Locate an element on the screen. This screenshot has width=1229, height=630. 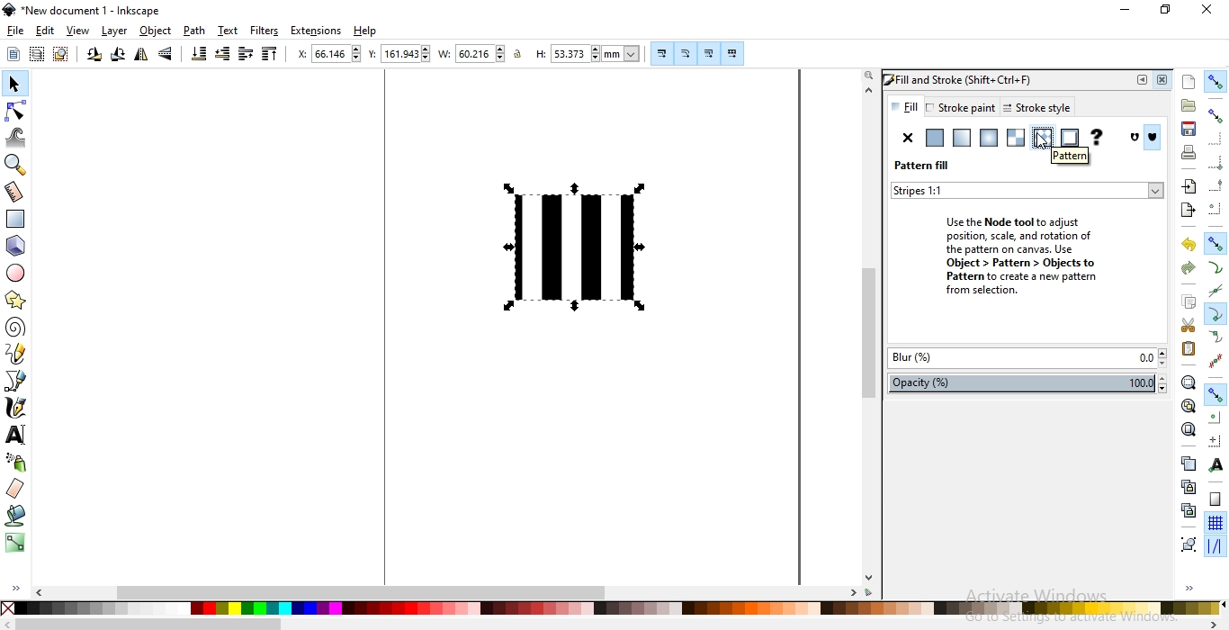
creates circles, arcs and ellipses is located at coordinates (19, 274).